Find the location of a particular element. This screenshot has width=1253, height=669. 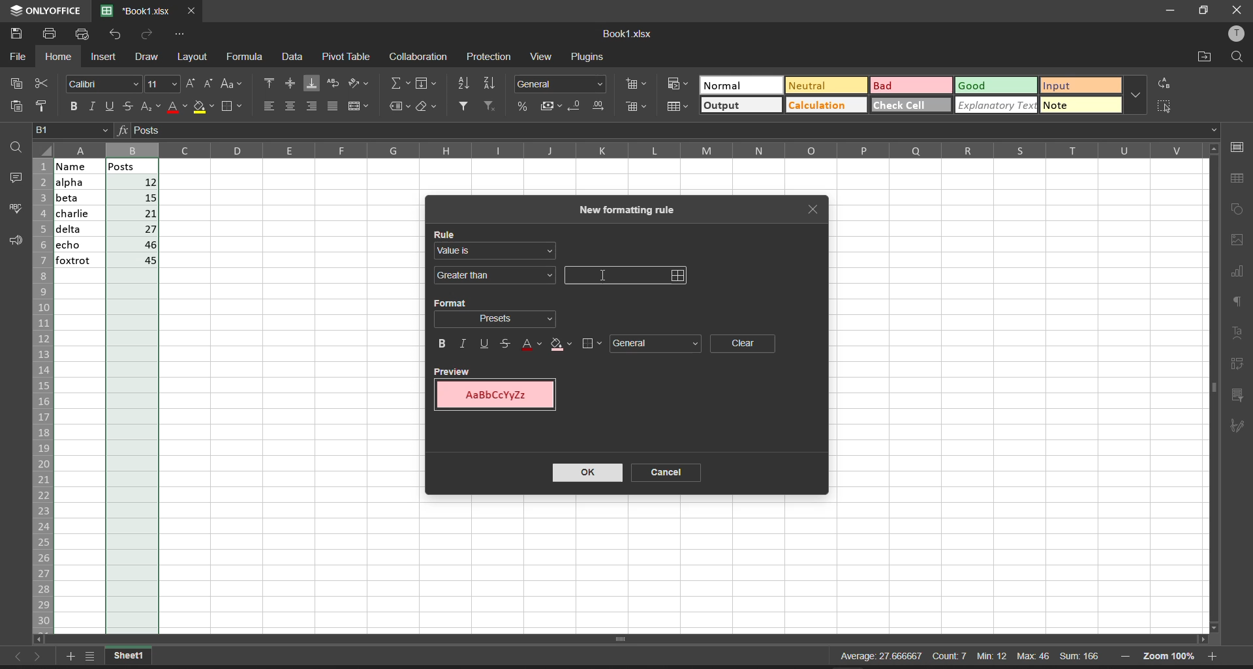

italic is located at coordinates (463, 343).